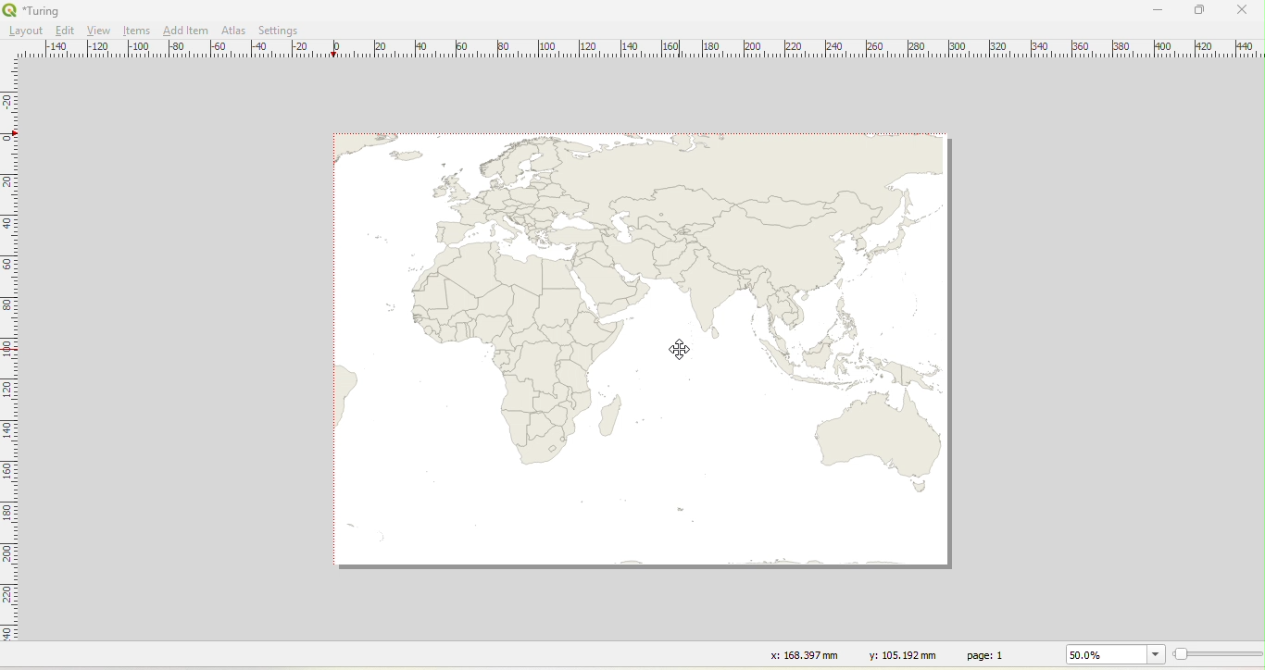 The height and width of the screenshot is (670, 1265). Describe the element at coordinates (1241, 12) in the screenshot. I see `Close` at that location.